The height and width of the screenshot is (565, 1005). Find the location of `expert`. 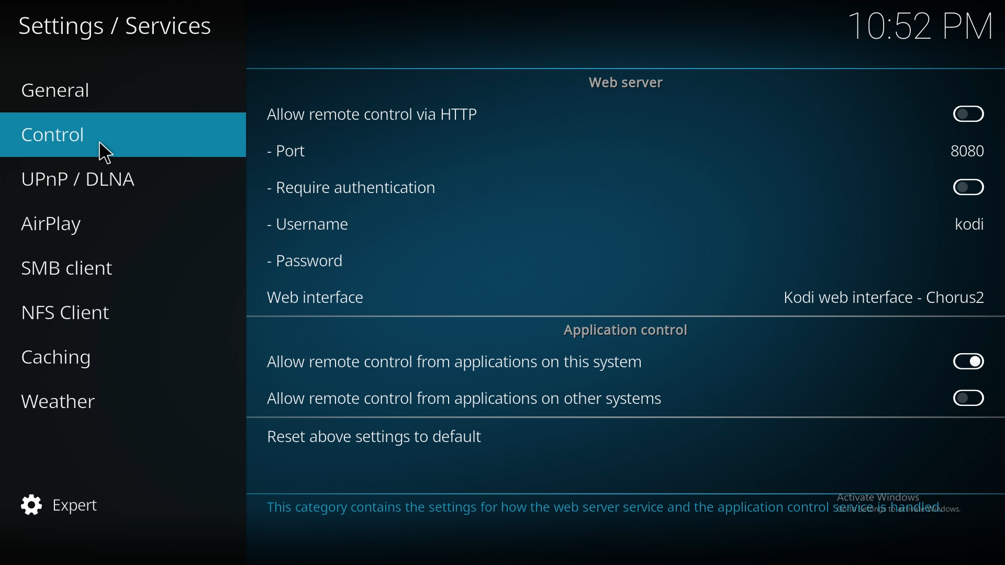

expert is located at coordinates (107, 503).